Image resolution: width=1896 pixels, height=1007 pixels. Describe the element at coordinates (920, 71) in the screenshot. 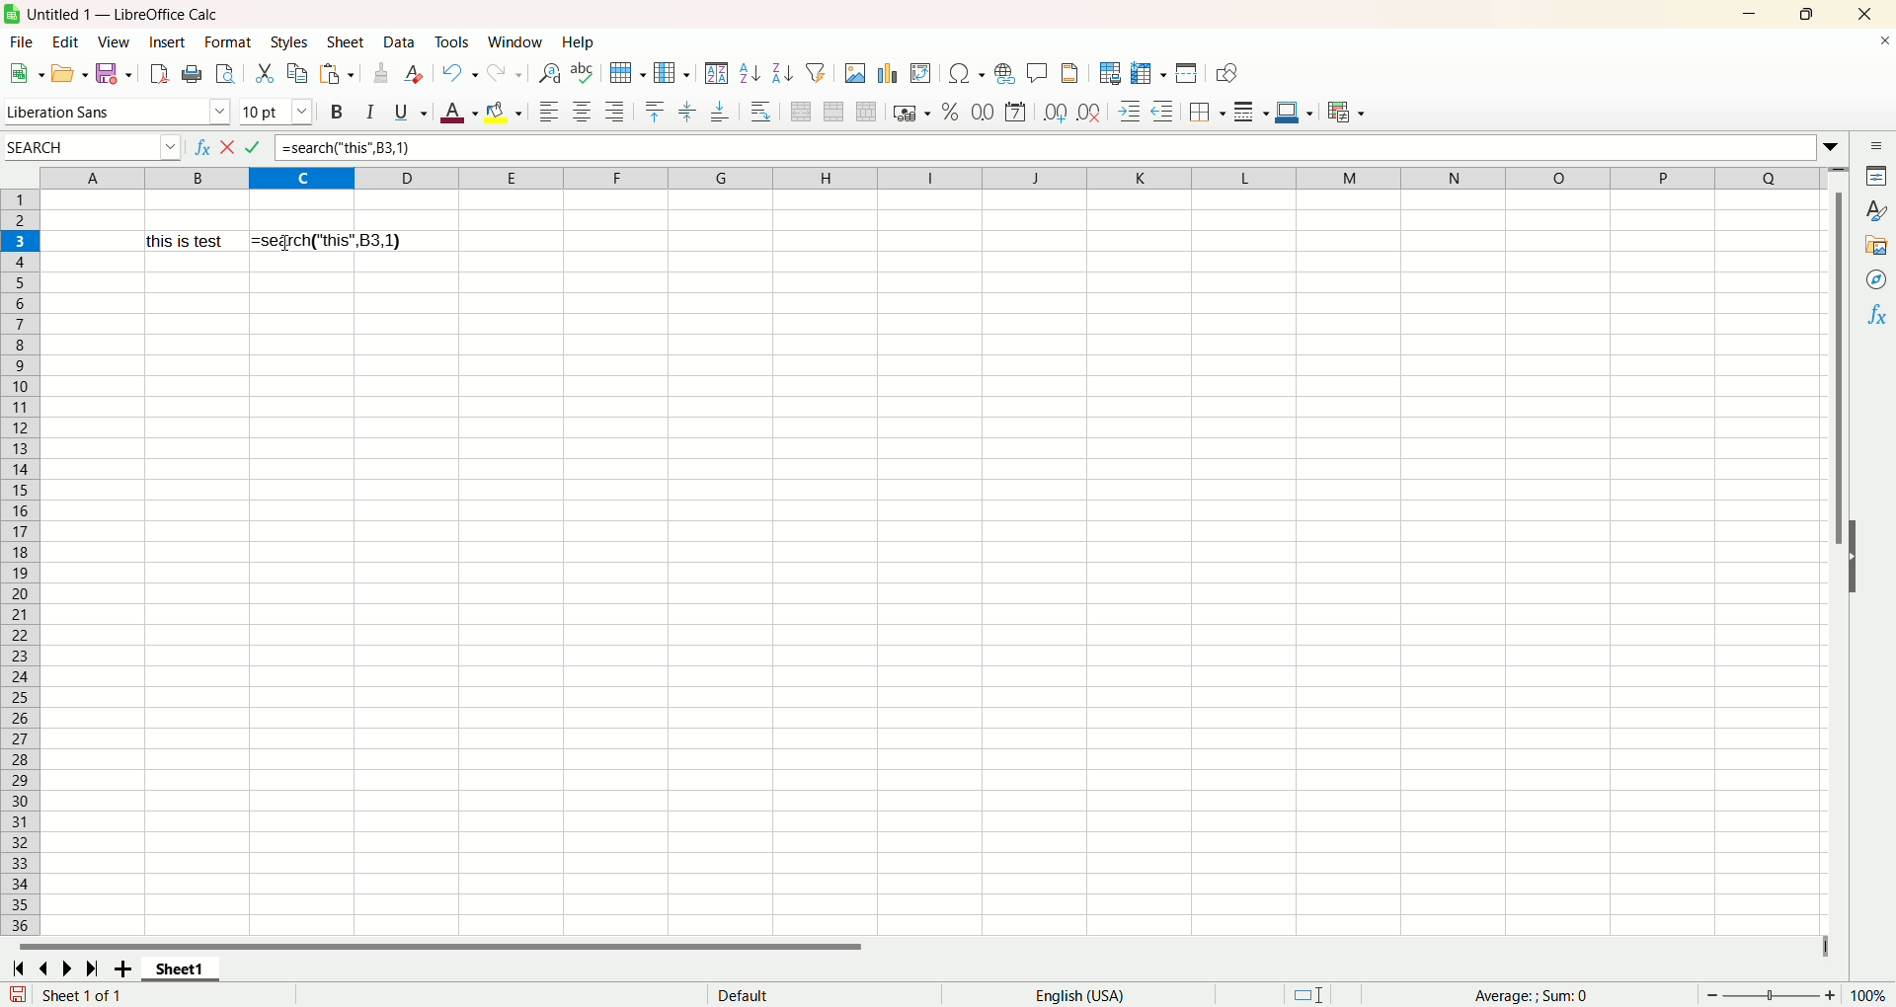

I see `pivot table` at that location.